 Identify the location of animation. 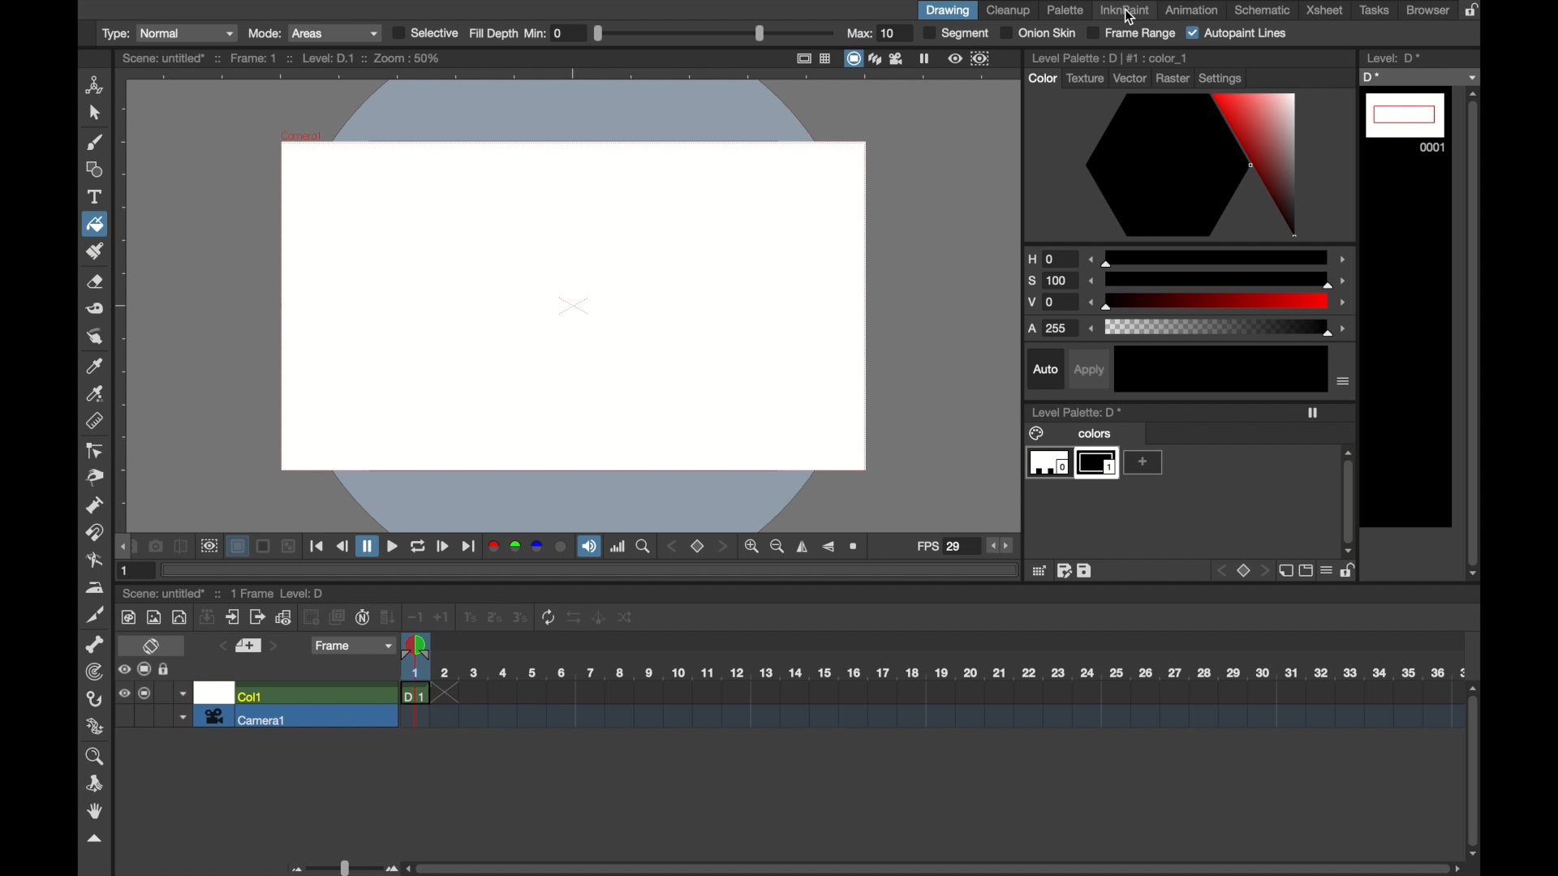
(1192, 11).